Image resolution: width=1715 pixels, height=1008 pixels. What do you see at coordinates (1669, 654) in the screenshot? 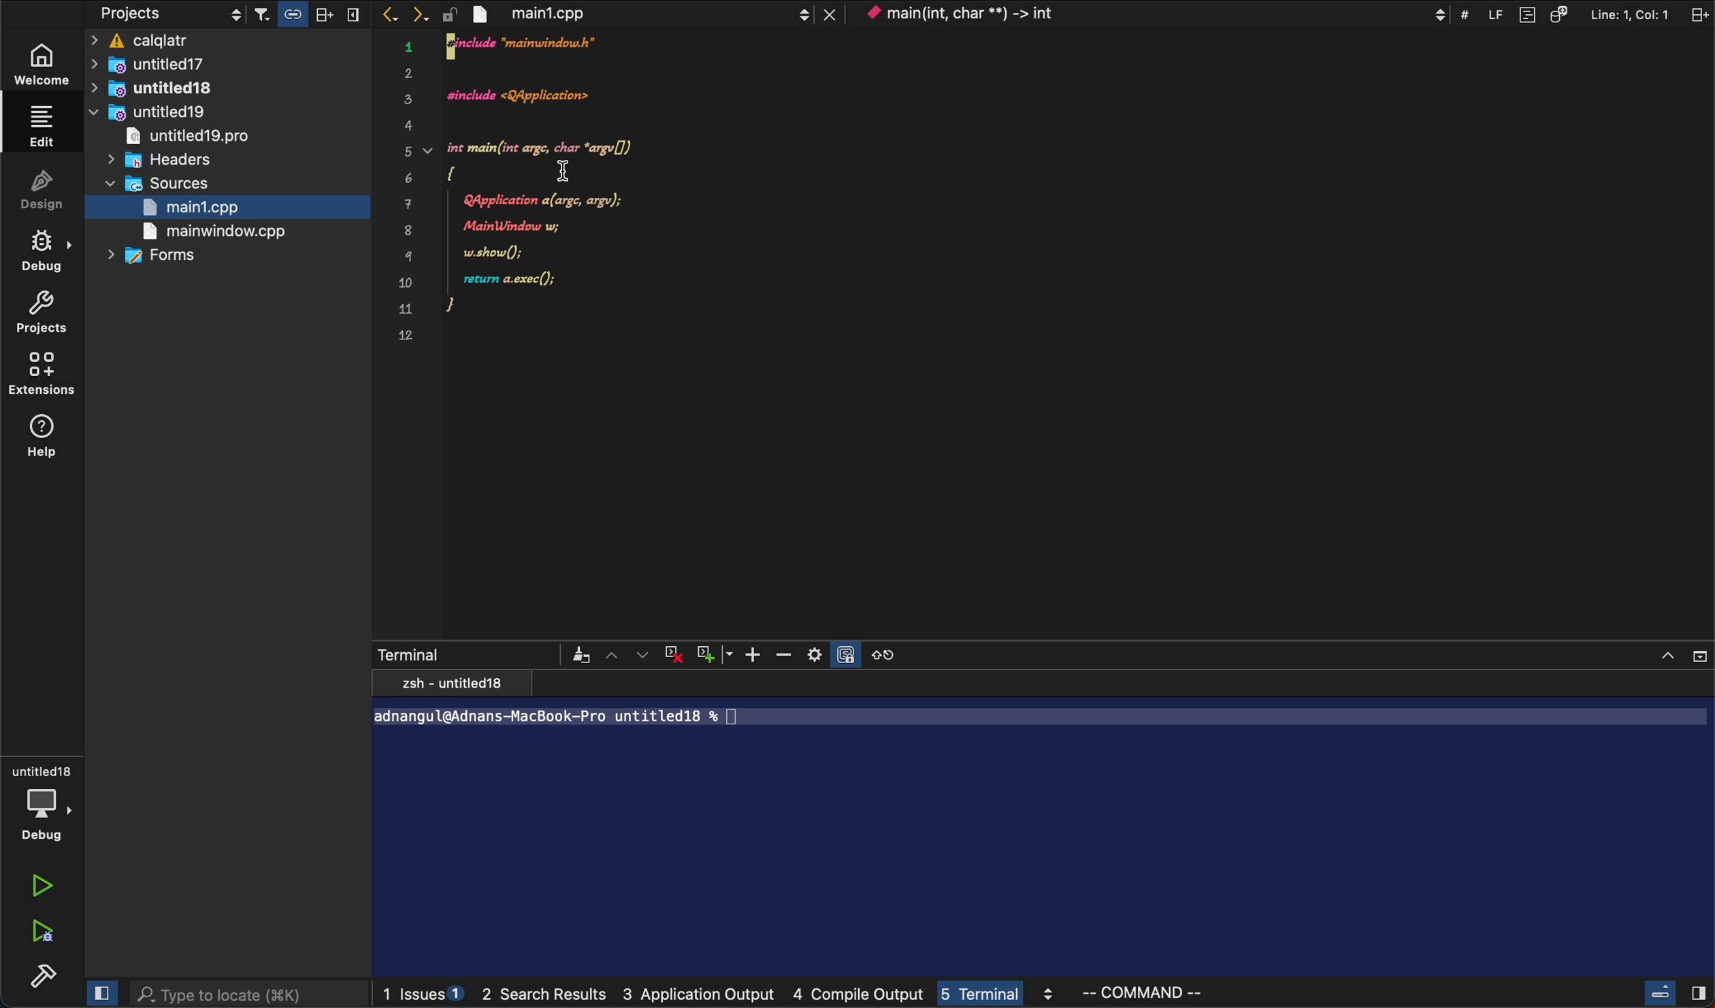
I see `close` at bounding box center [1669, 654].